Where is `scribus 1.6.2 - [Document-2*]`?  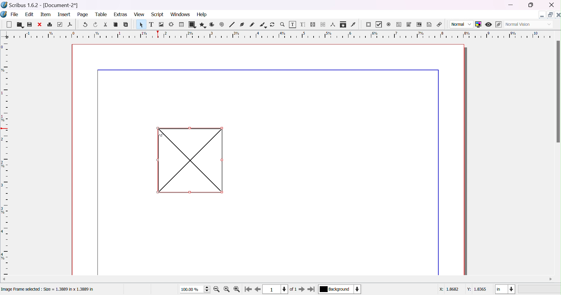
scribus 1.6.2 - [Document-2*] is located at coordinates (40, 5).